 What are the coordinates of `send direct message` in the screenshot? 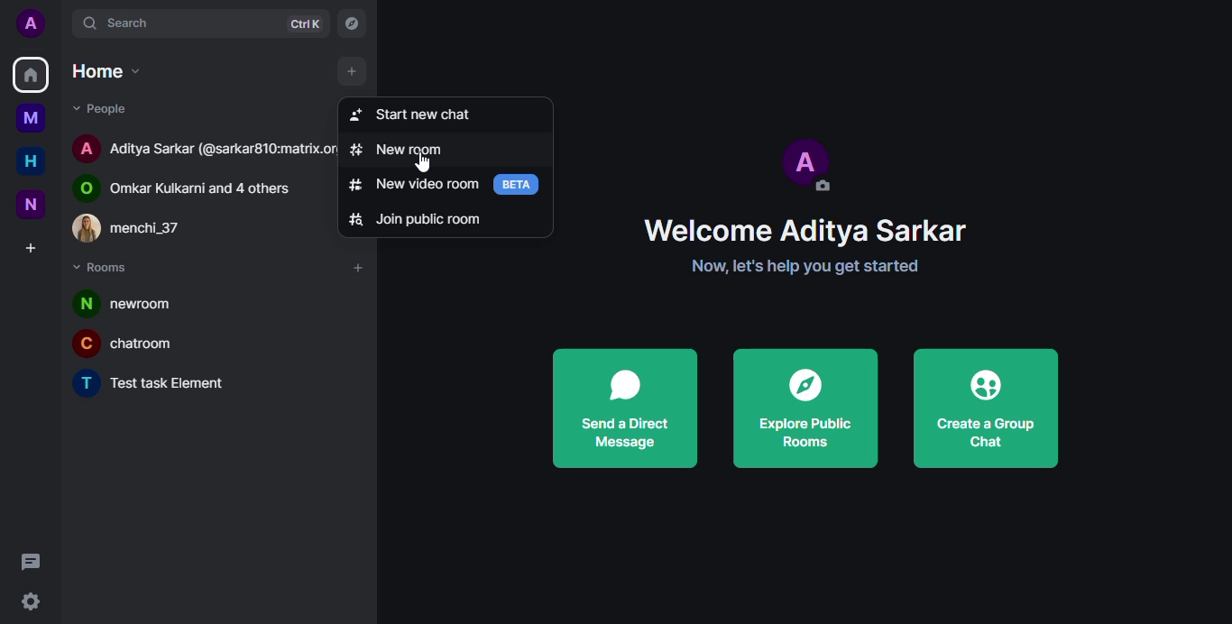 It's located at (622, 408).